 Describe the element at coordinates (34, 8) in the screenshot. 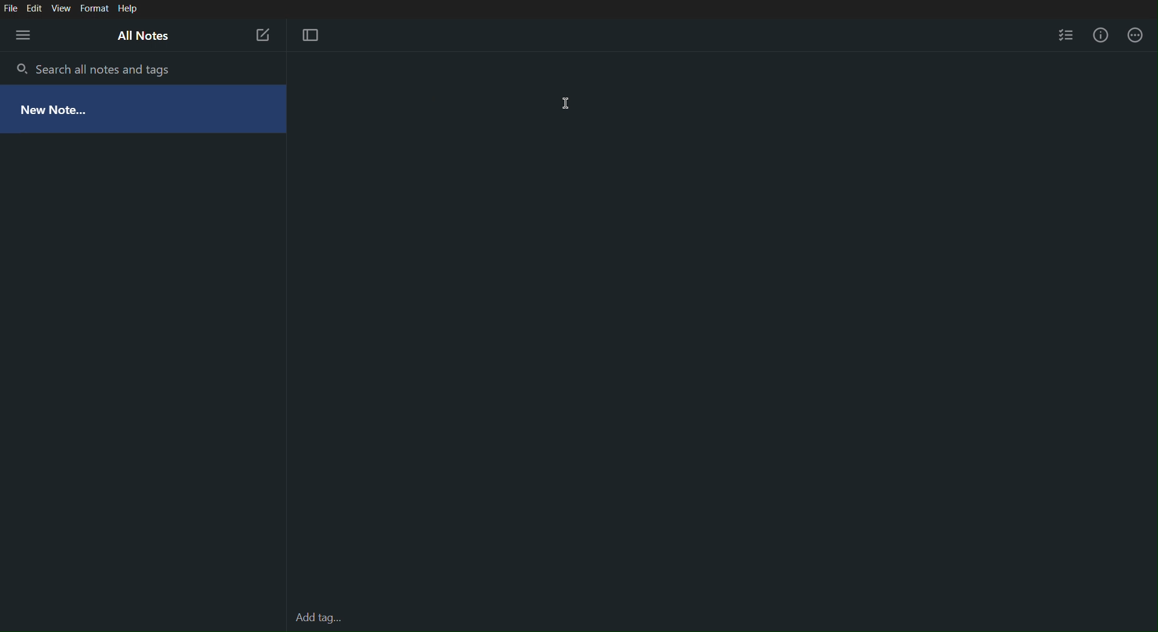

I see `Edit` at that location.